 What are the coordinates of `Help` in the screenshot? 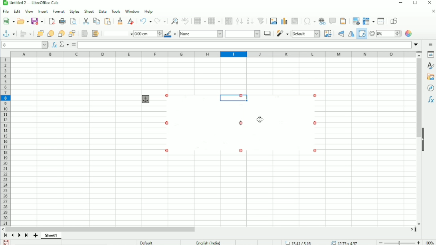 It's located at (149, 11).